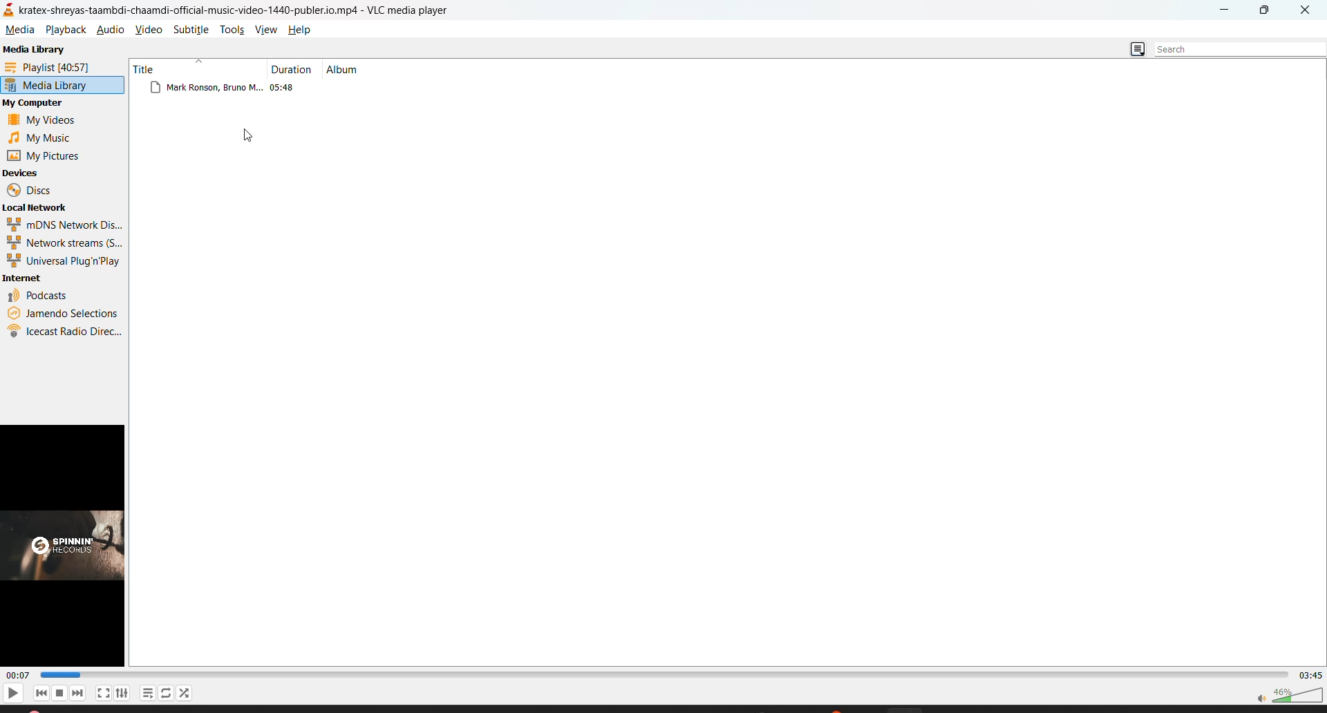 The height and width of the screenshot is (713, 1327). What do you see at coordinates (65, 226) in the screenshot?
I see `mdns network` at bounding box center [65, 226].